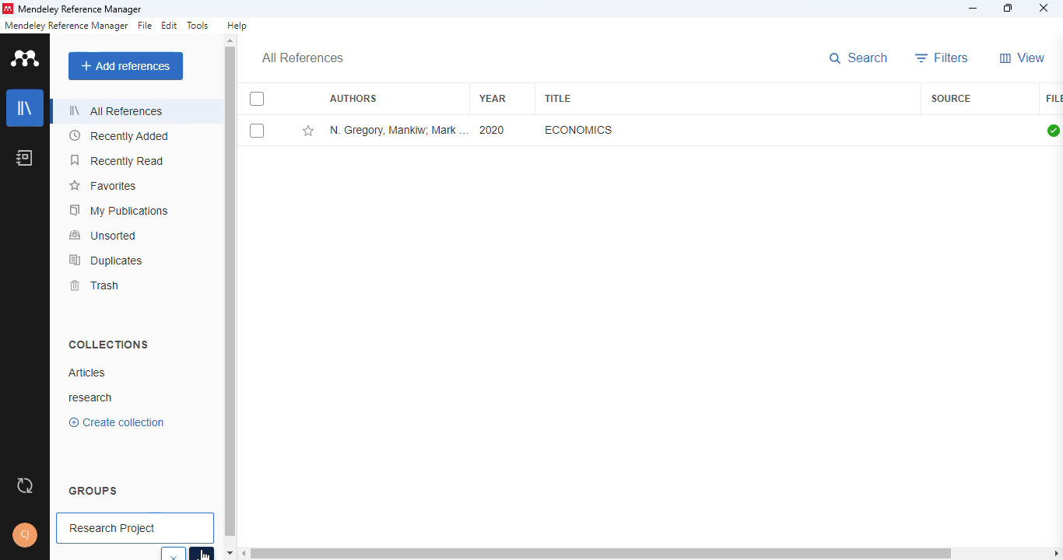  I want to click on mendeley reference manager, so click(66, 26).